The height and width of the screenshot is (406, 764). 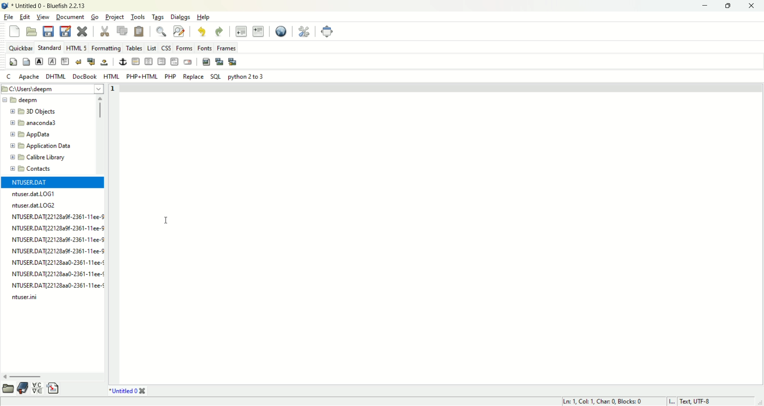 I want to click on redo, so click(x=219, y=31).